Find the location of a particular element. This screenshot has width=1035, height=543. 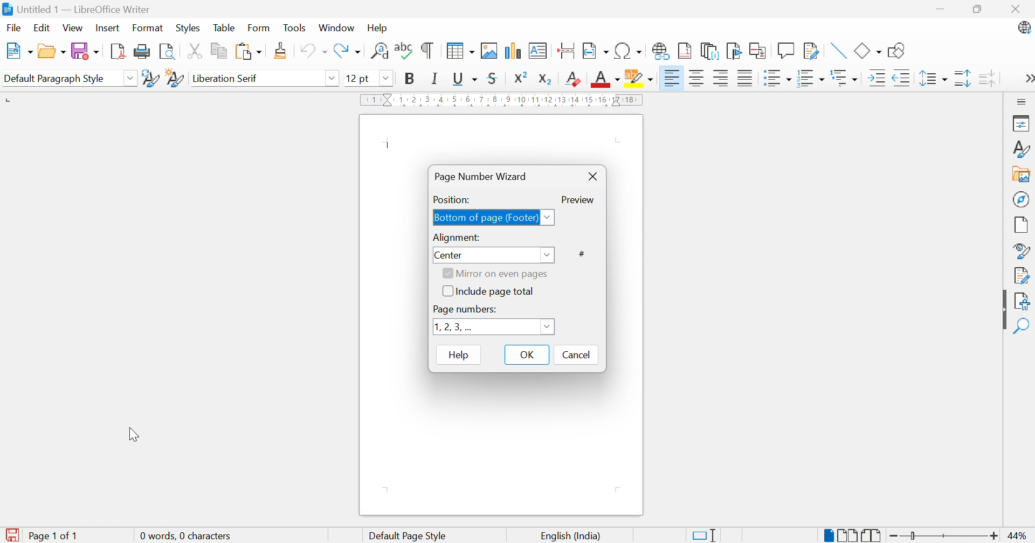

Standard selection. Click to change selection mode. is located at coordinates (704, 535).